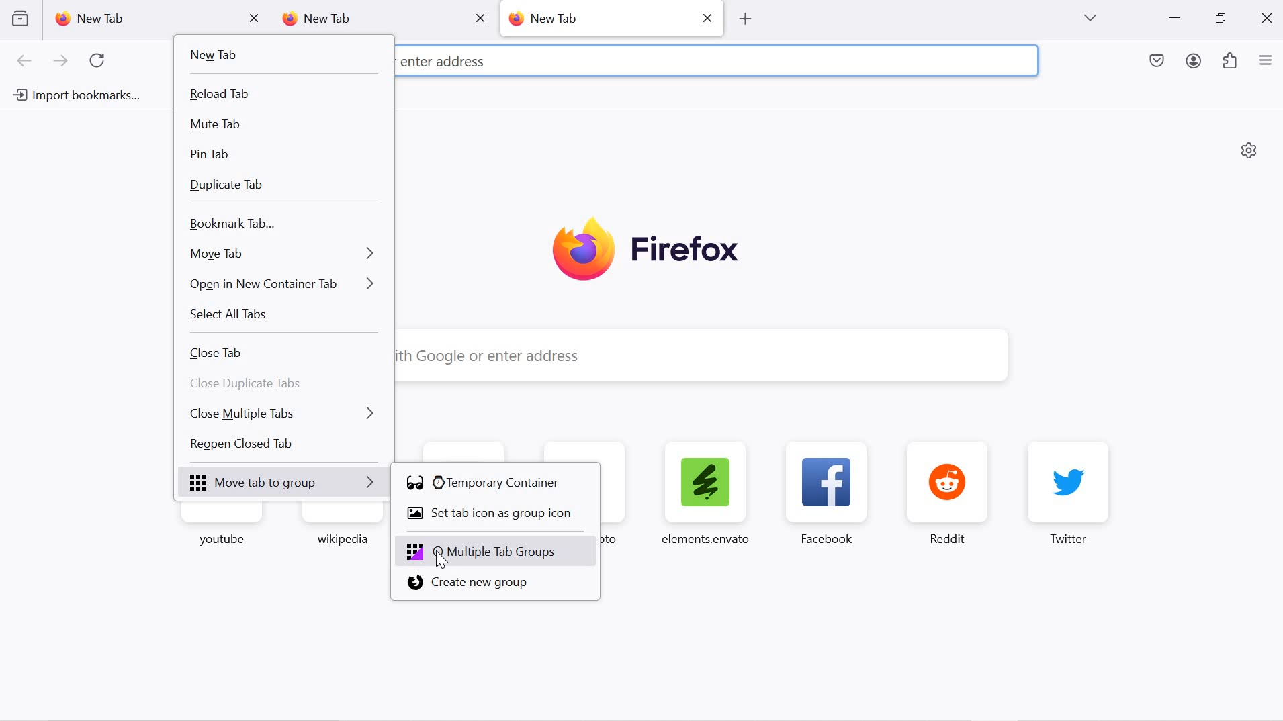 The height and width of the screenshot is (721, 1283). Describe the element at coordinates (498, 550) in the screenshot. I see `multiple tab groups` at that location.